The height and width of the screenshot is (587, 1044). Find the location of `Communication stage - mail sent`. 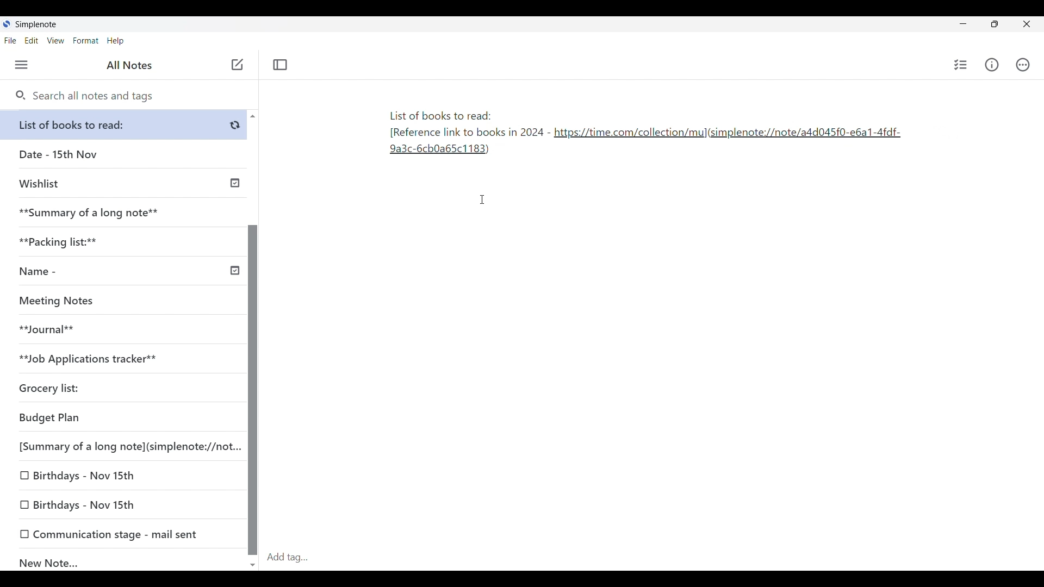

Communication stage - mail sent is located at coordinates (124, 534).